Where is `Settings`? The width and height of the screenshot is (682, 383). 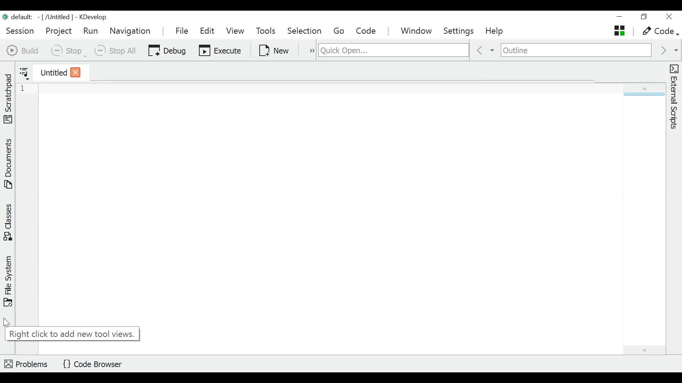
Settings is located at coordinates (460, 32).